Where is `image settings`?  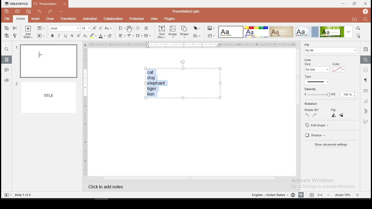
image settings is located at coordinates (366, 70).